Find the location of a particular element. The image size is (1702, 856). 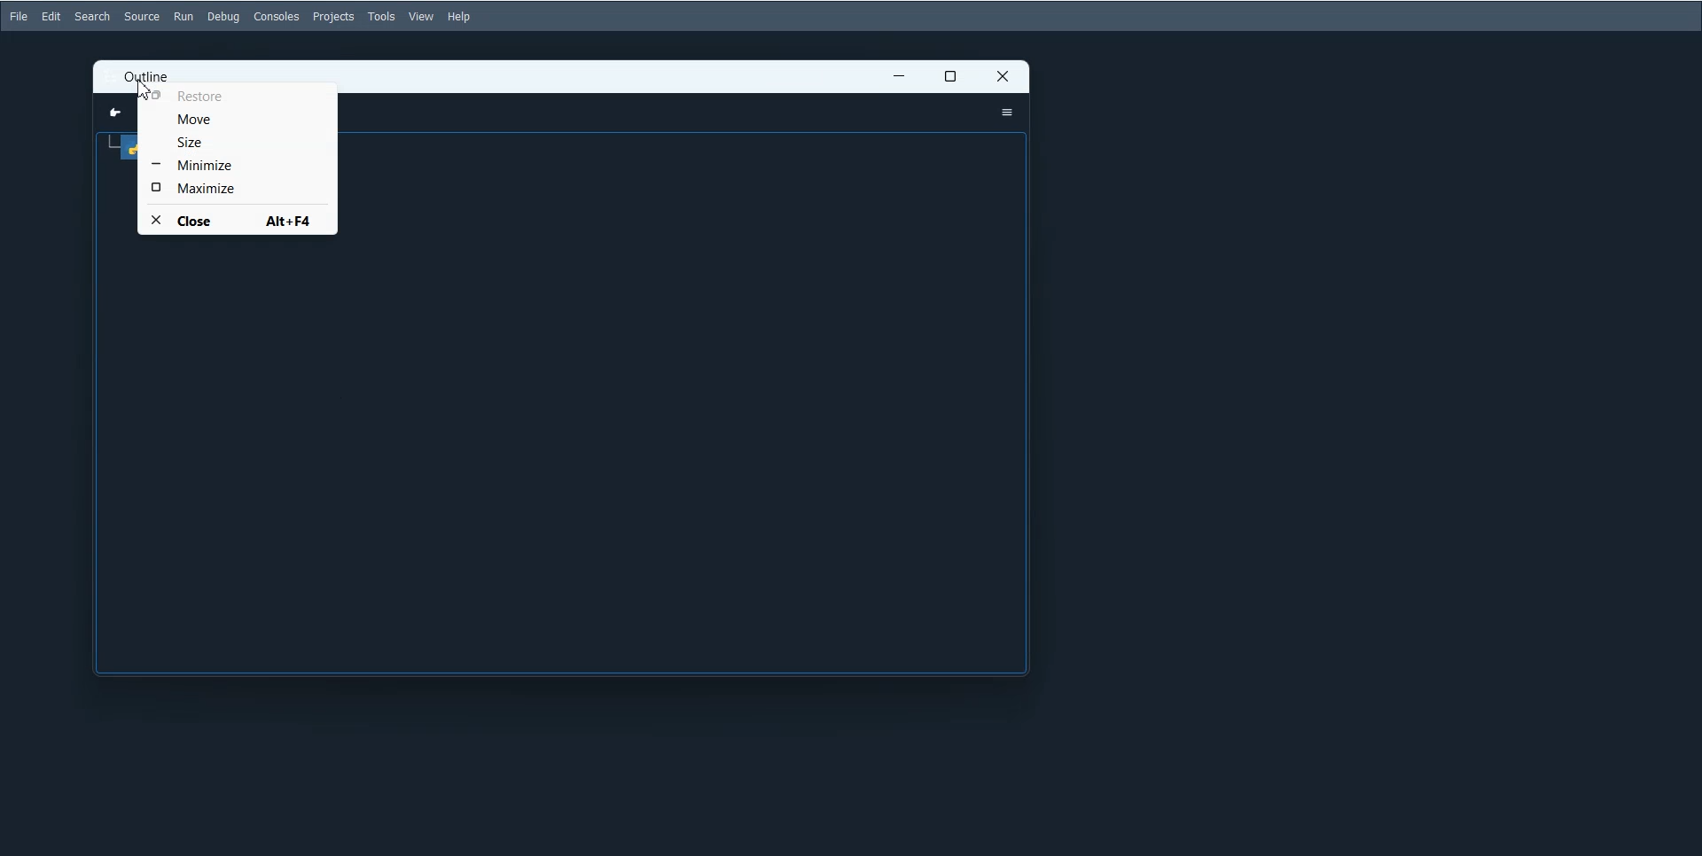

Move is located at coordinates (238, 119).